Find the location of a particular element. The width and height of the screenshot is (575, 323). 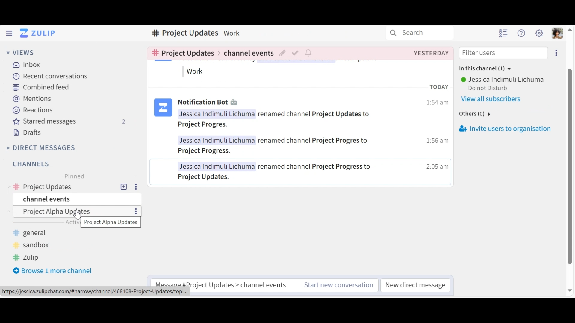

Channel is located at coordinates (72, 187).